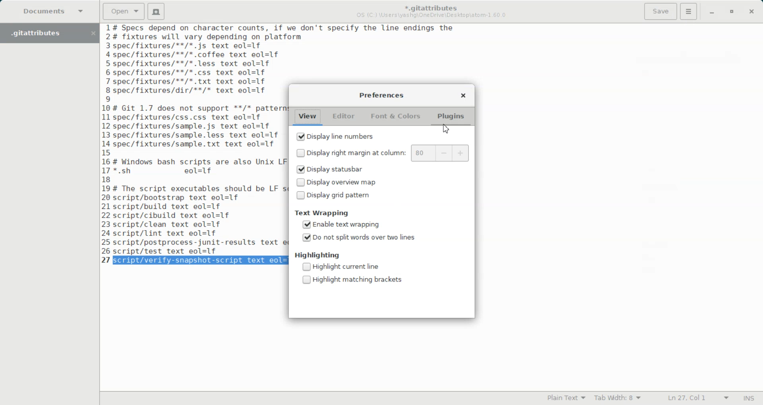 Image resolution: width=763 pixels, height=405 pixels. I want to click on *.gitattributes, so click(429, 6).